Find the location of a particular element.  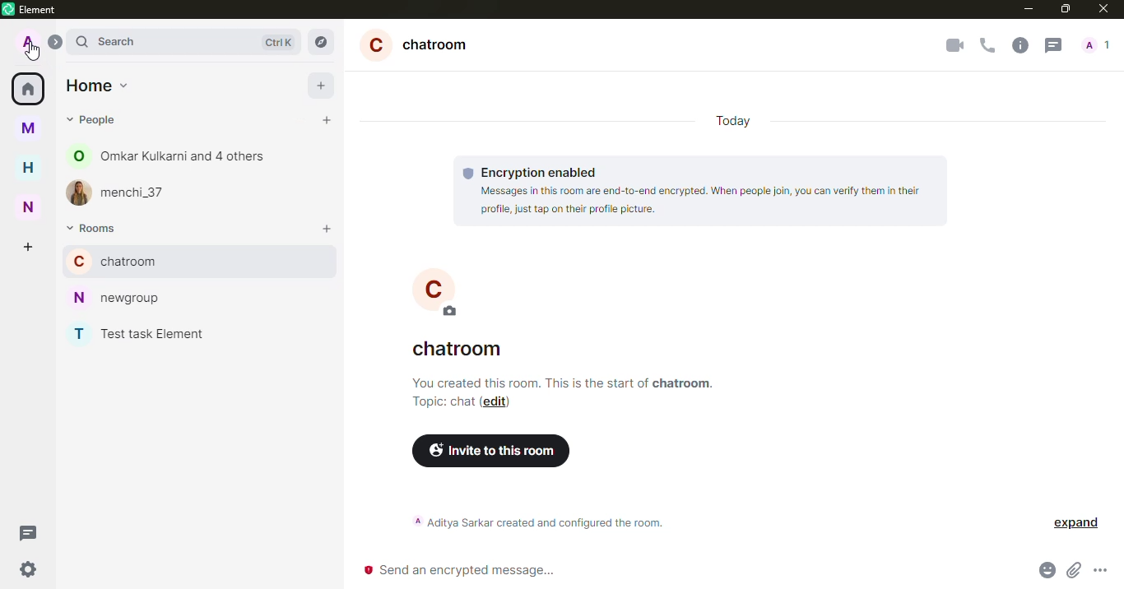

voice call is located at coordinates (986, 44).